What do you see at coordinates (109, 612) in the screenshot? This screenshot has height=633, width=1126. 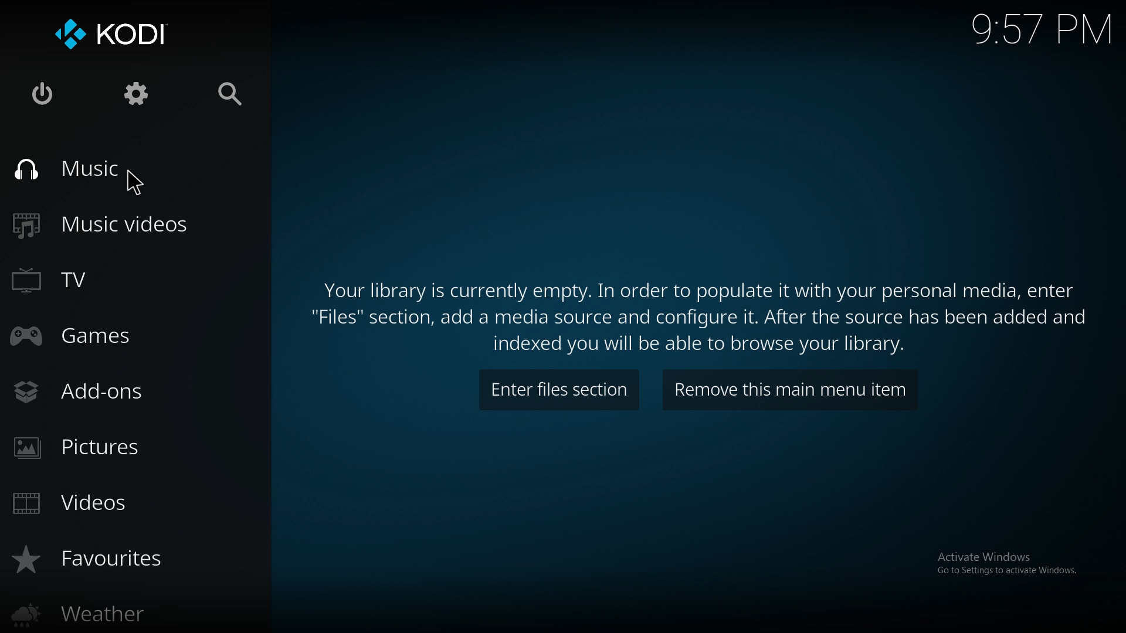 I see `weather` at bounding box center [109, 612].